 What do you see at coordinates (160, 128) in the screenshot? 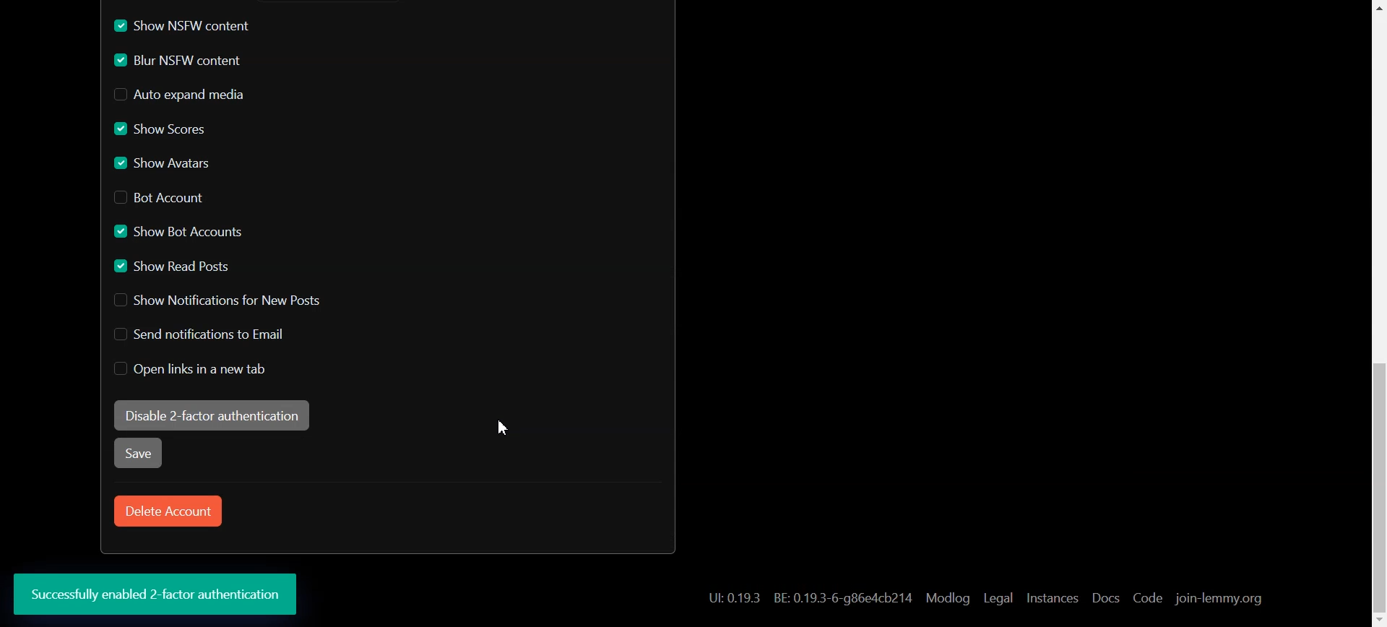
I see `Enable Show Scores` at bounding box center [160, 128].